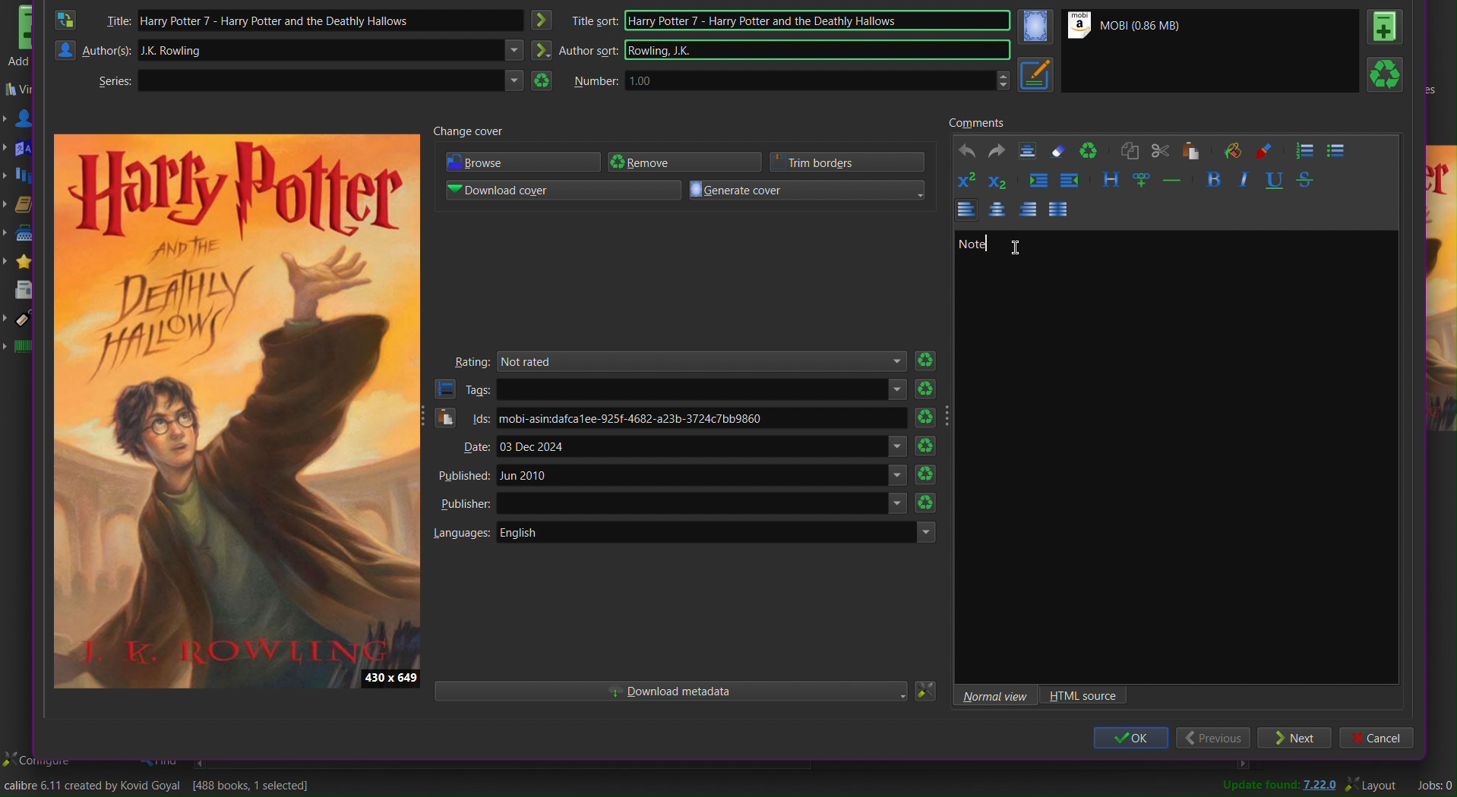  I want to click on Change cover, so click(466, 134).